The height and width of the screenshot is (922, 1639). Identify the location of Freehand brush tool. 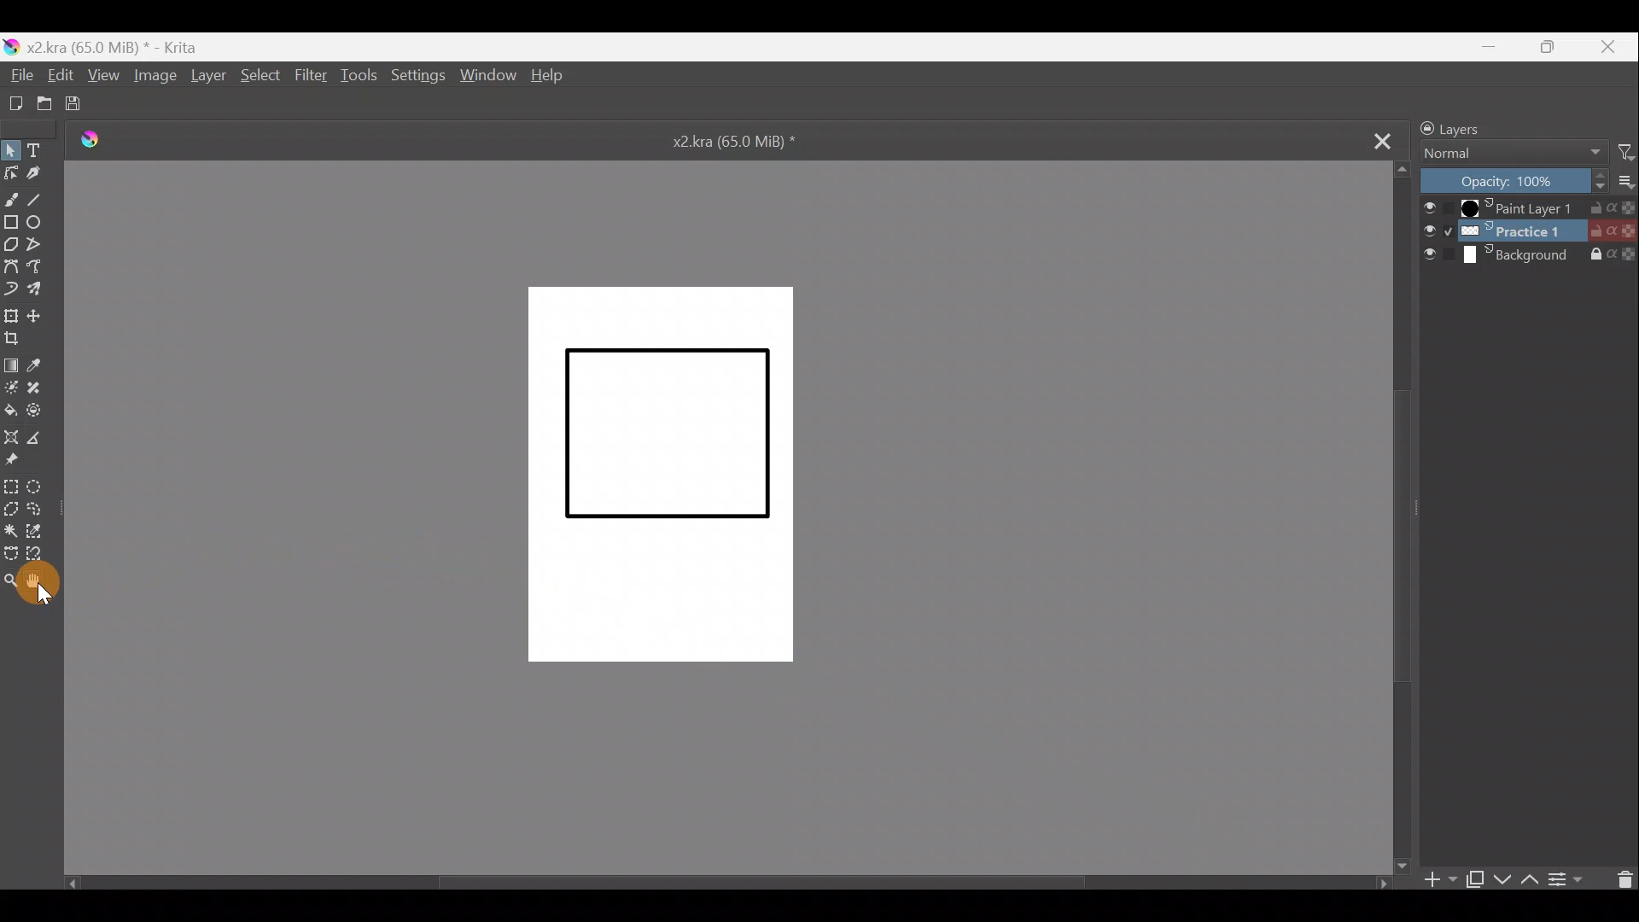
(11, 195).